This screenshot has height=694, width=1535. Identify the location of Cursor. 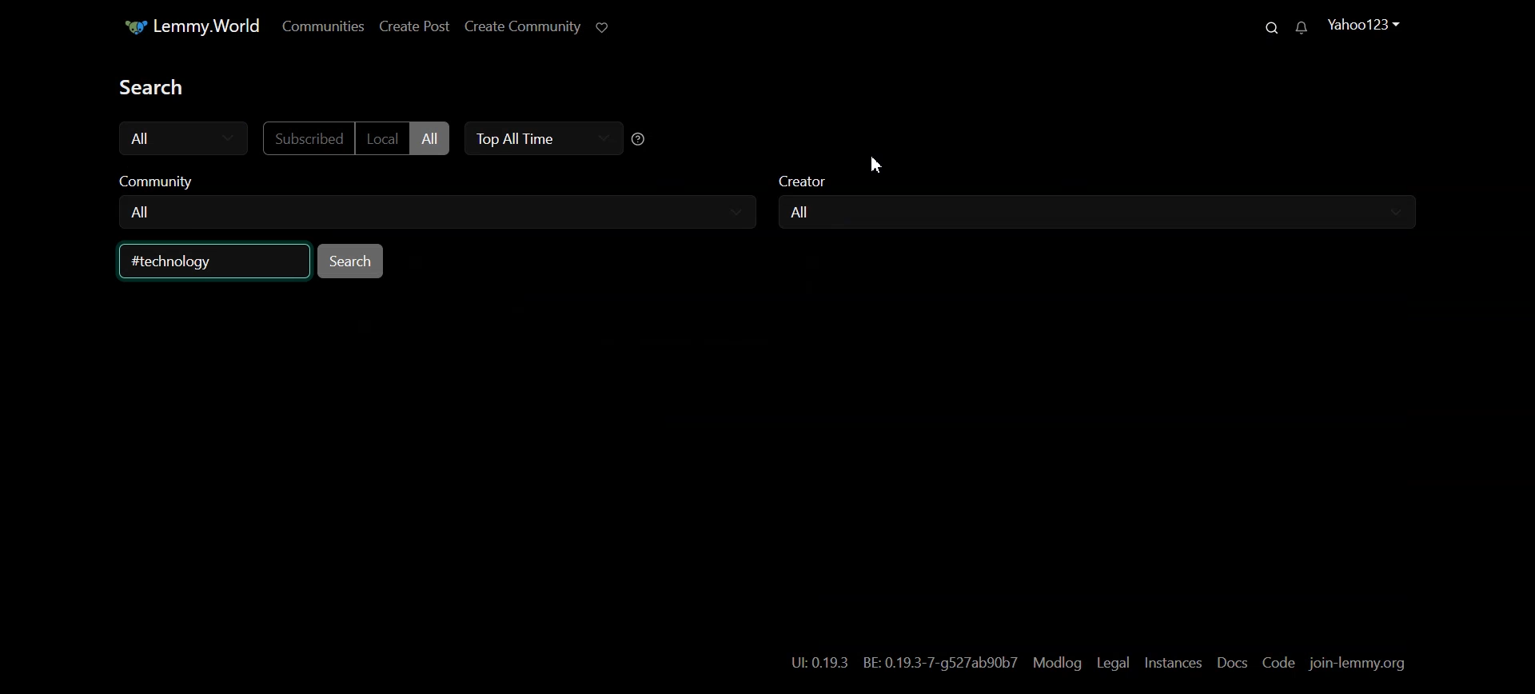
(876, 164).